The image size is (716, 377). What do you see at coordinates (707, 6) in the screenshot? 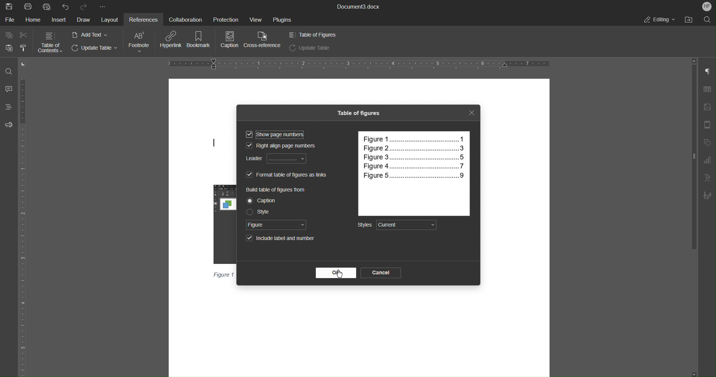
I see `Account` at bounding box center [707, 6].